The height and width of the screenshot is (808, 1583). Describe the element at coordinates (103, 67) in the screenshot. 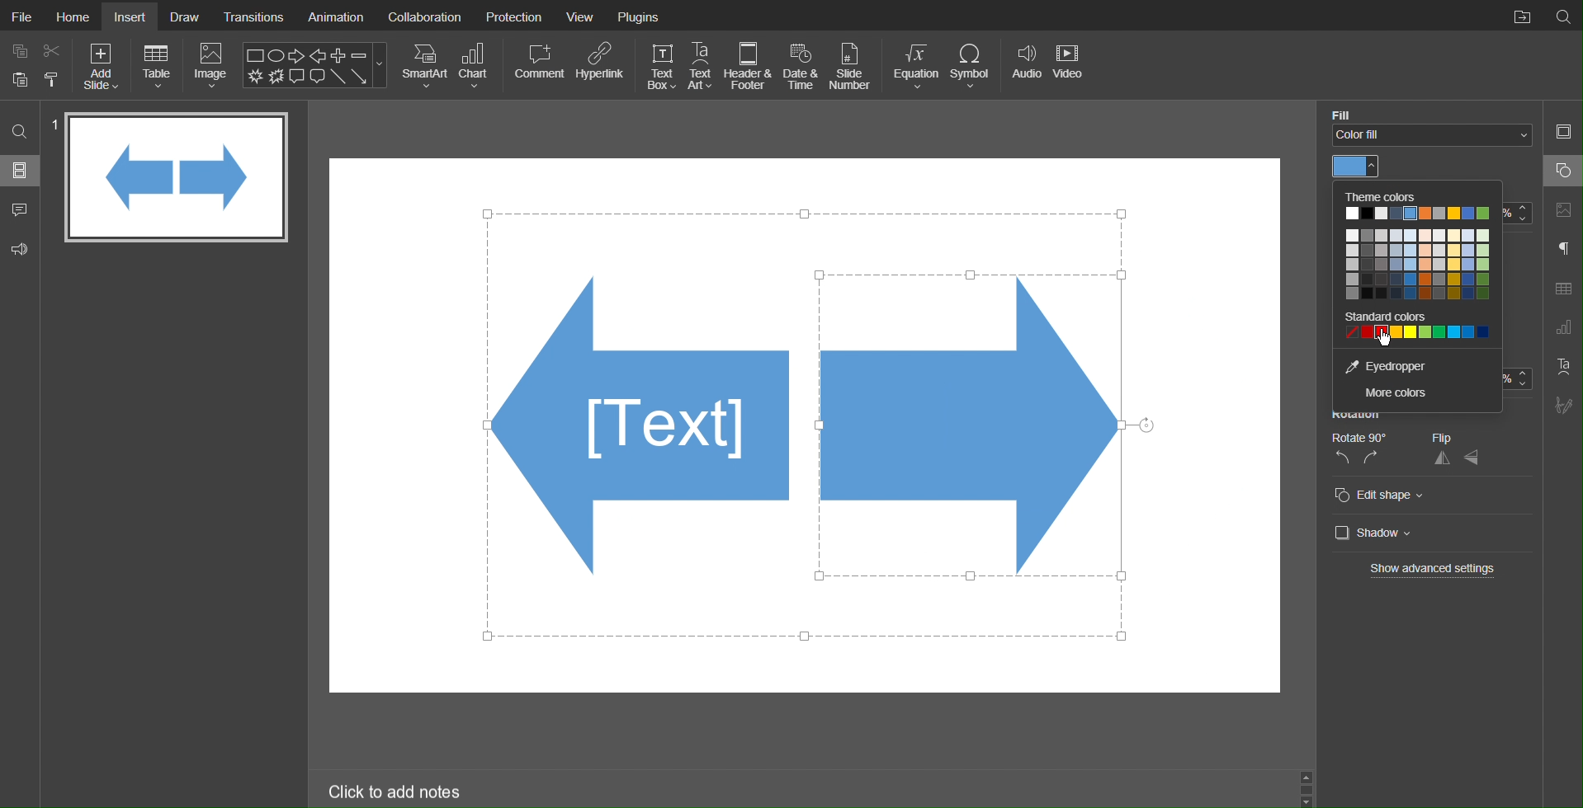

I see `Add Slide` at that location.